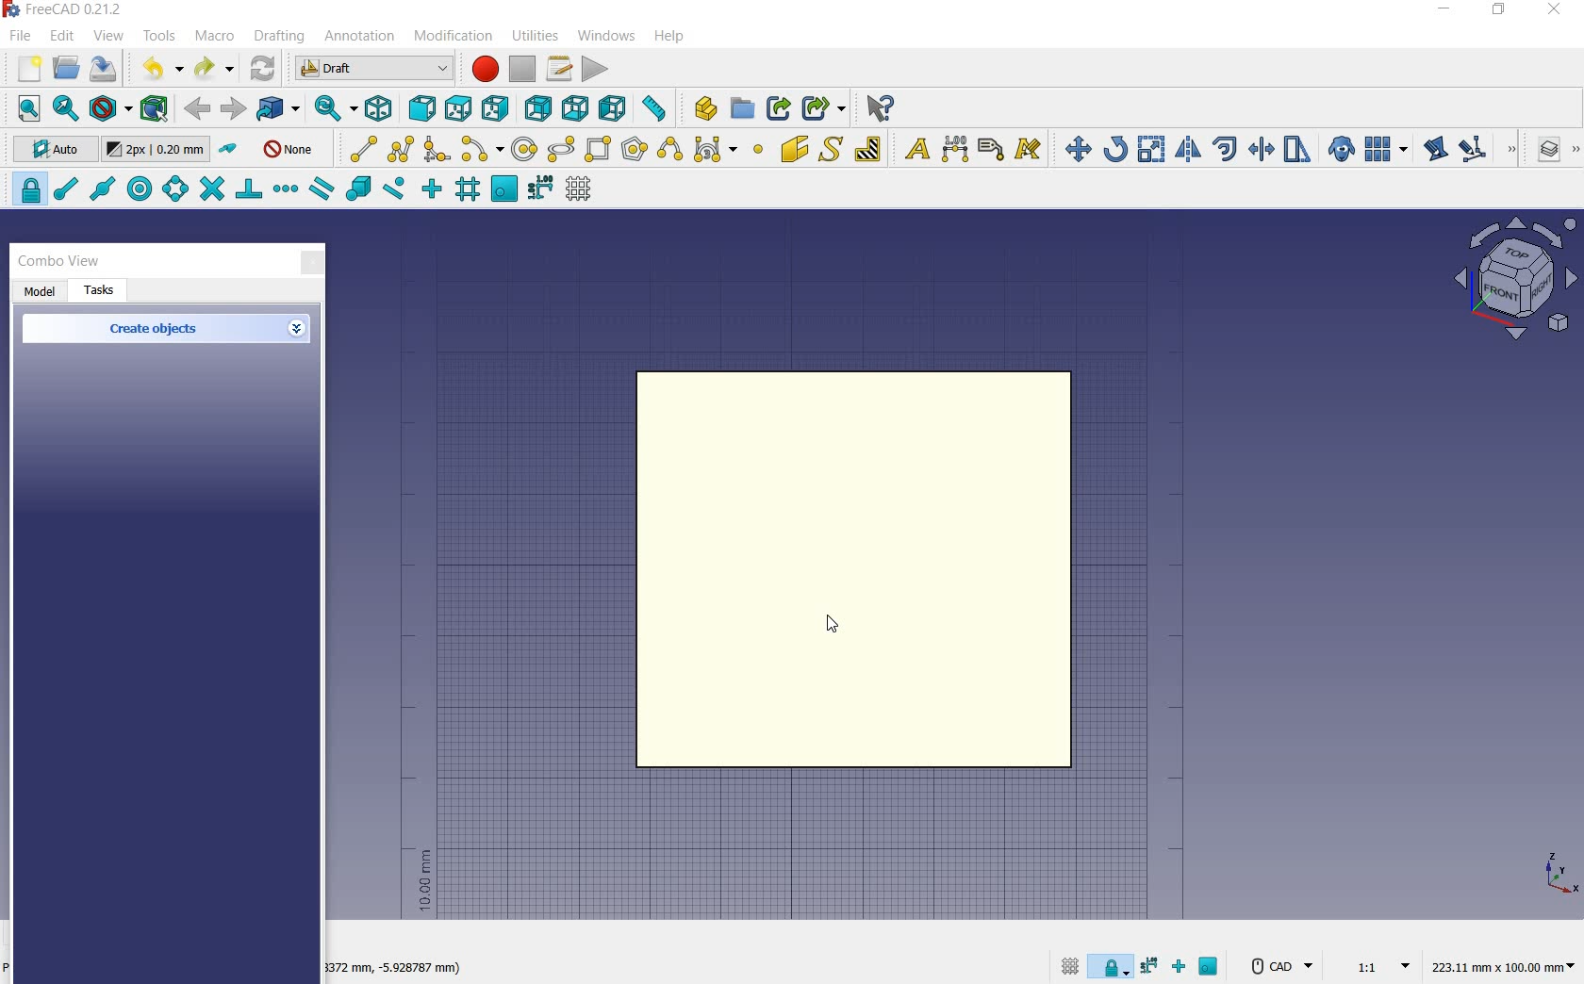  What do you see at coordinates (64, 189) in the screenshot?
I see `snap endpoint` at bounding box center [64, 189].